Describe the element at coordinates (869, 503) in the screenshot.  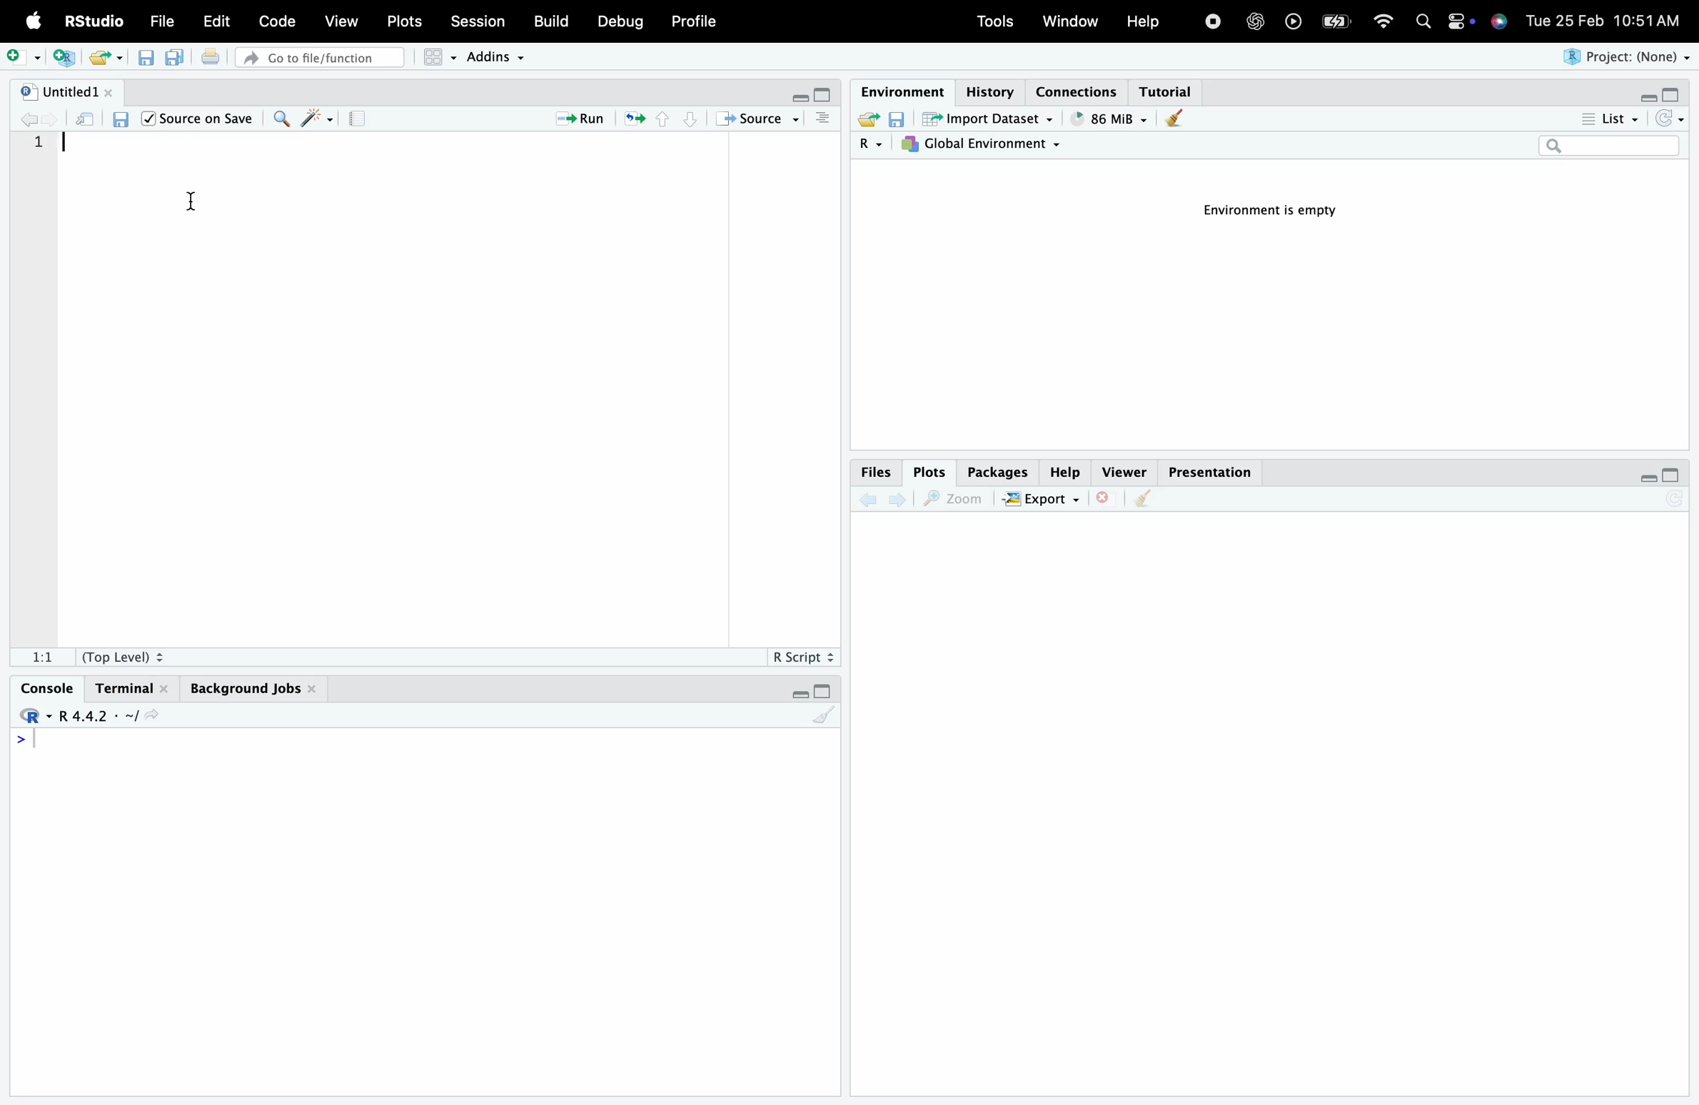
I see `back` at that location.